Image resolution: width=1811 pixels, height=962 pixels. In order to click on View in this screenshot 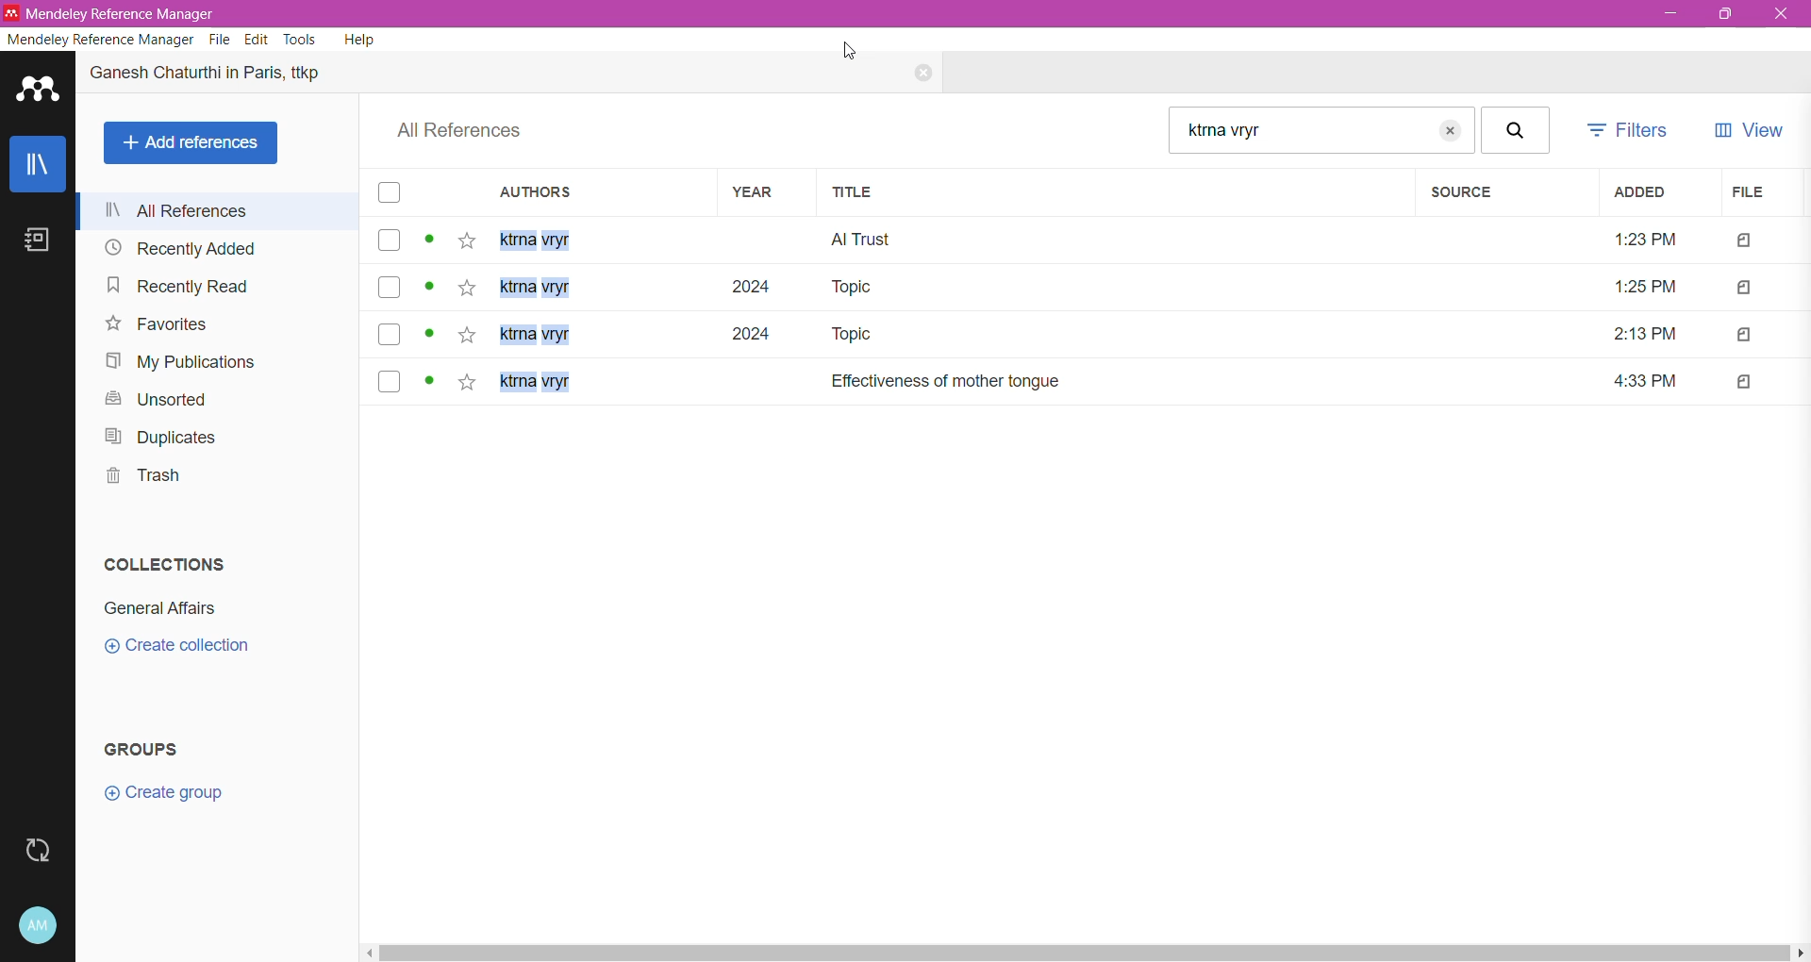, I will do `click(1746, 133)`.